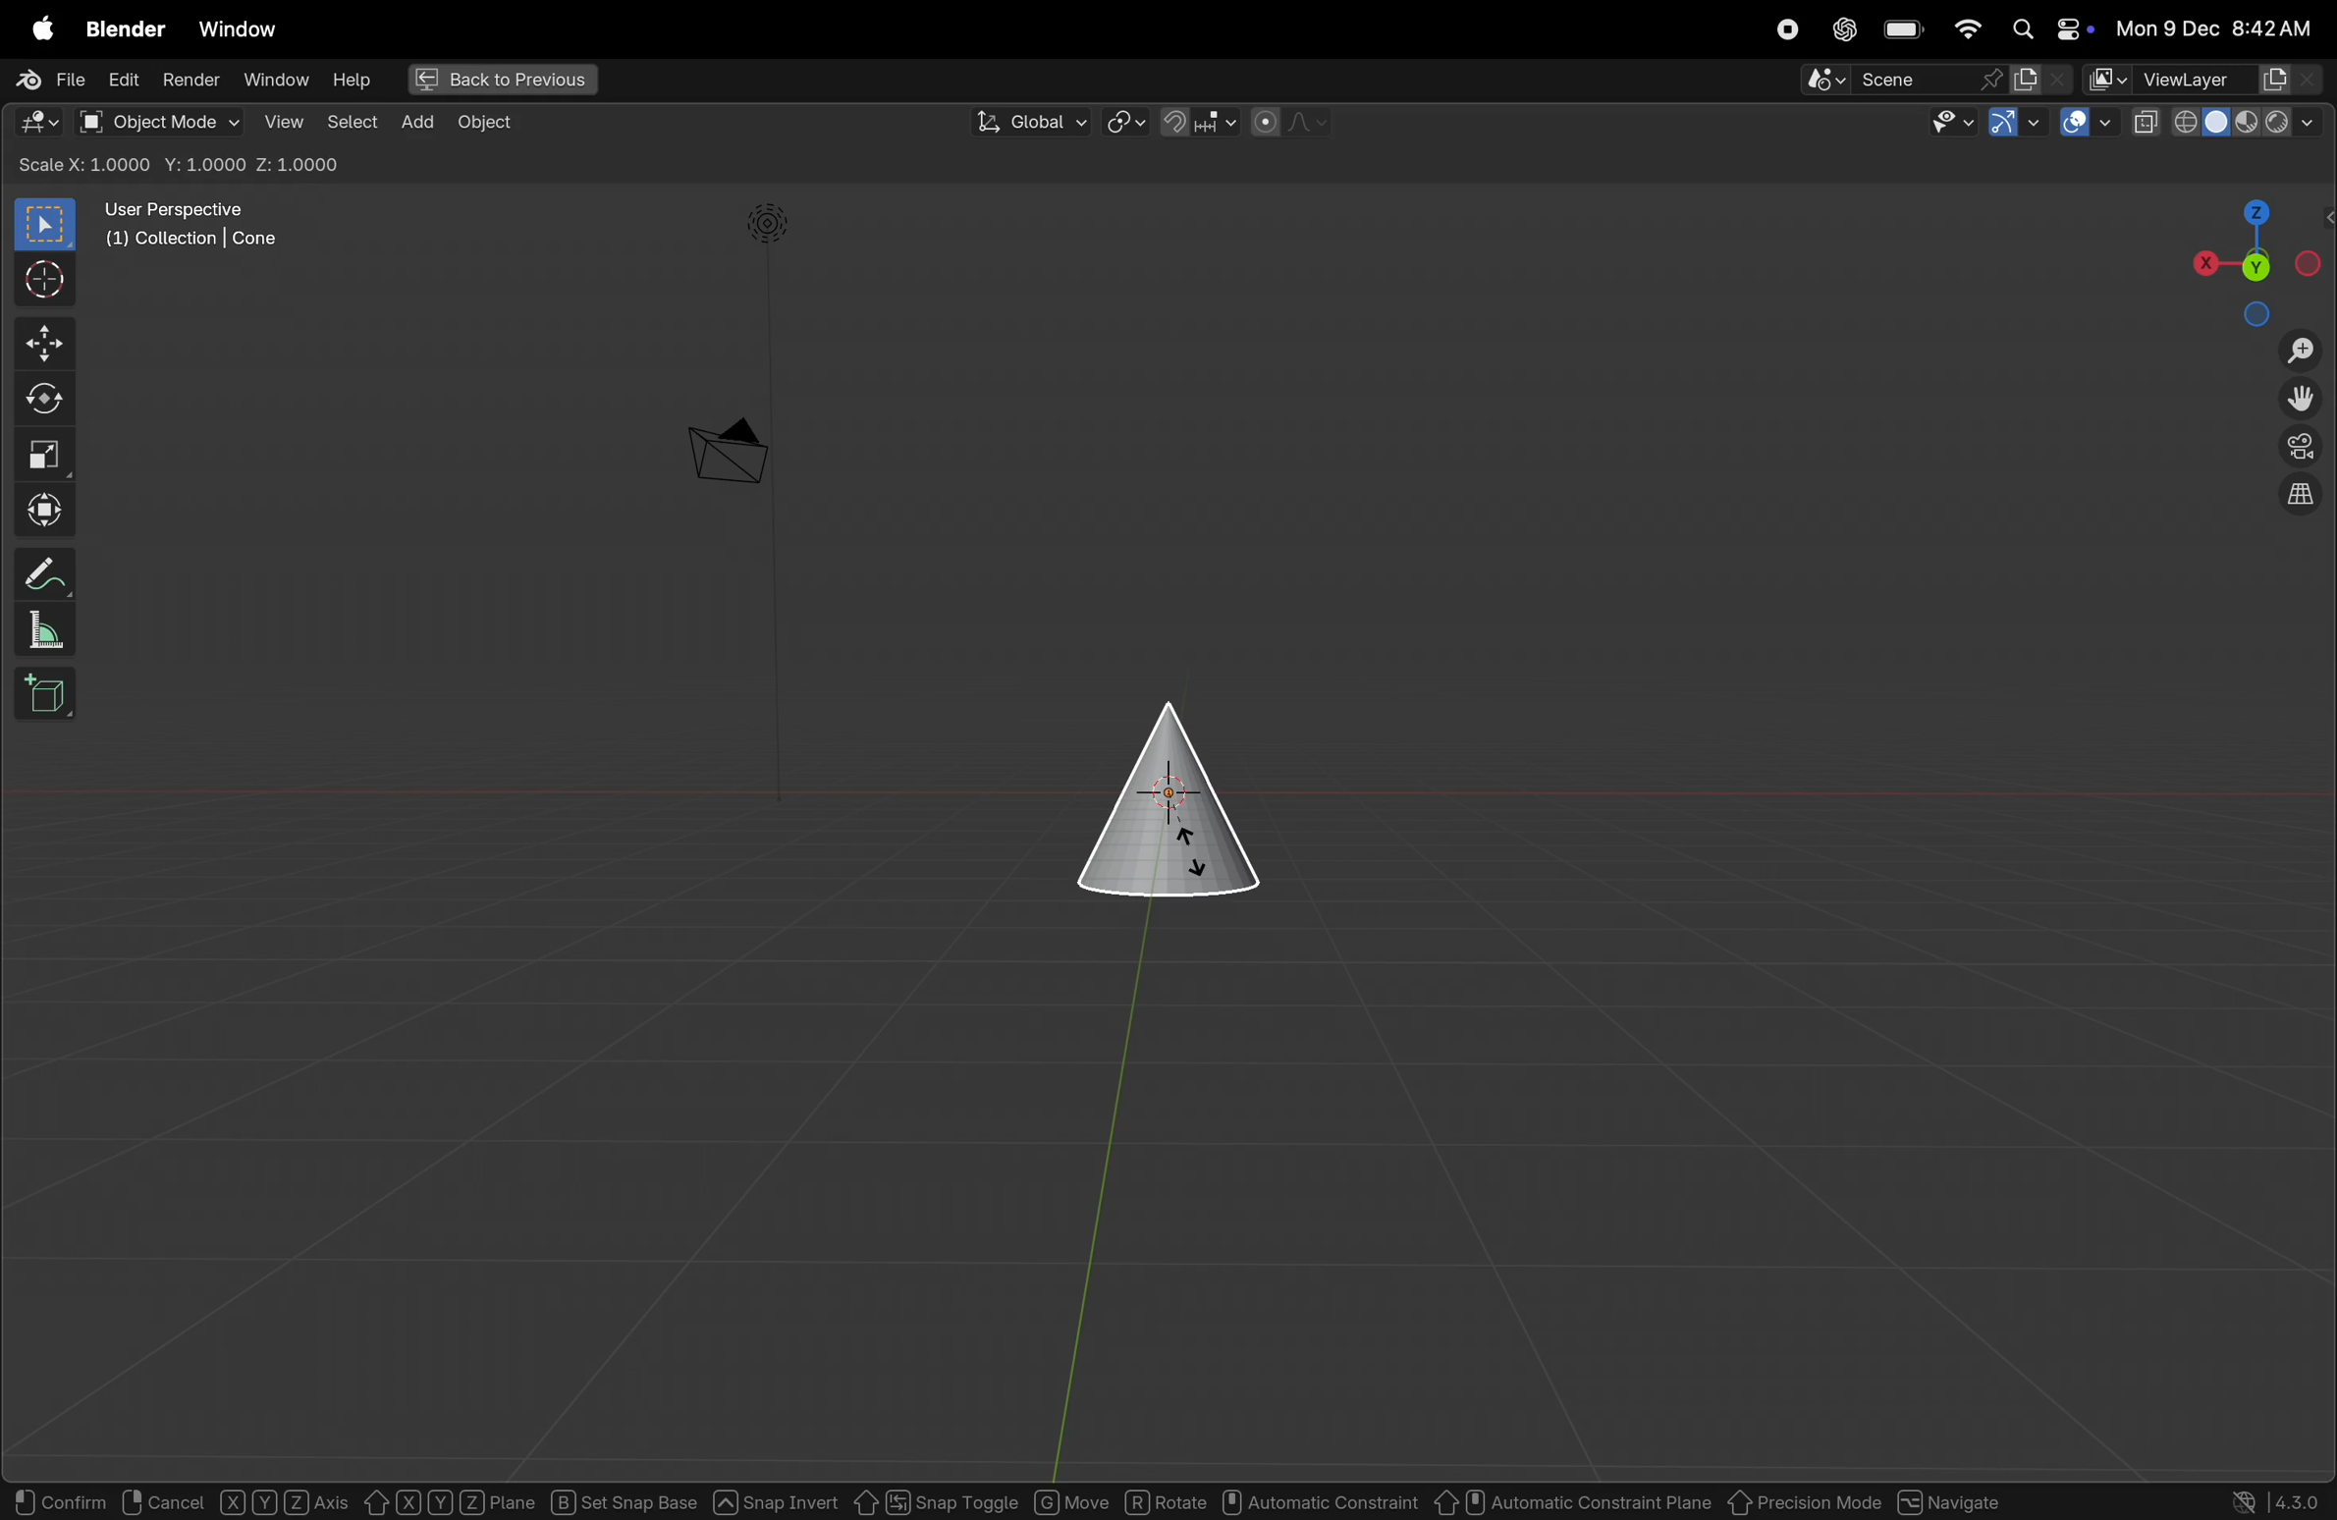  What do you see at coordinates (1968, 29) in the screenshot?
I see `wifi` at bounding box center [1968, 29].